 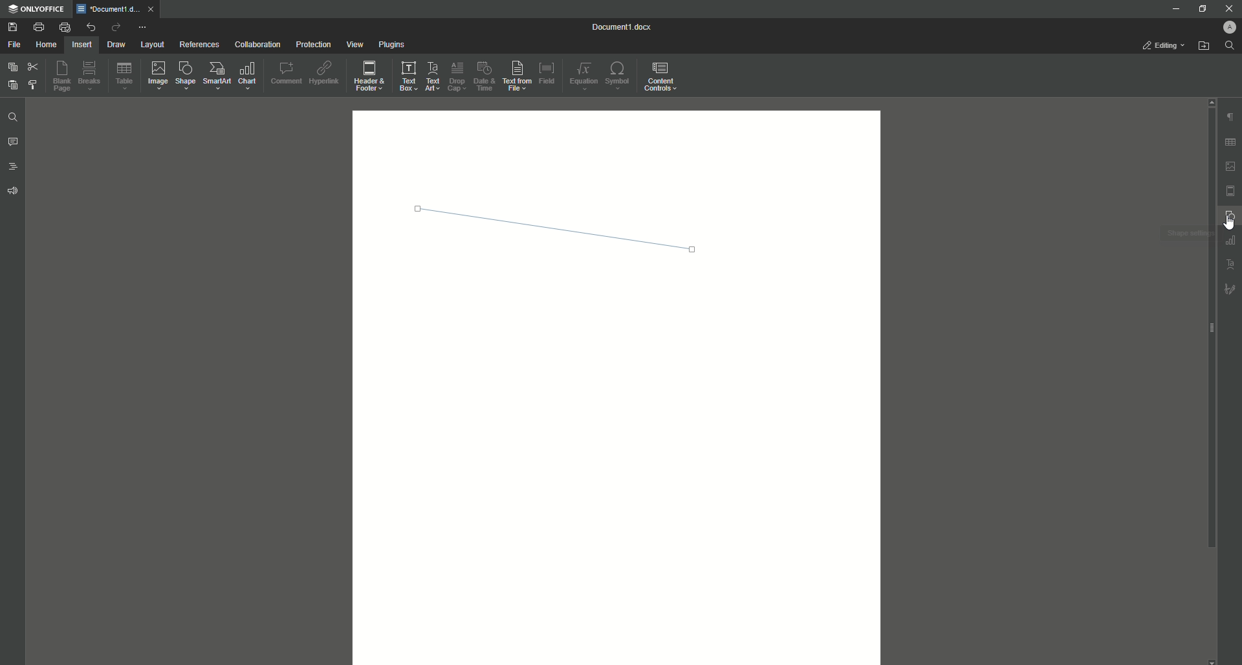 What do you see at coordinates (46, 45) in the screenshot?
I see `Home` at bounding box center [46, 45].